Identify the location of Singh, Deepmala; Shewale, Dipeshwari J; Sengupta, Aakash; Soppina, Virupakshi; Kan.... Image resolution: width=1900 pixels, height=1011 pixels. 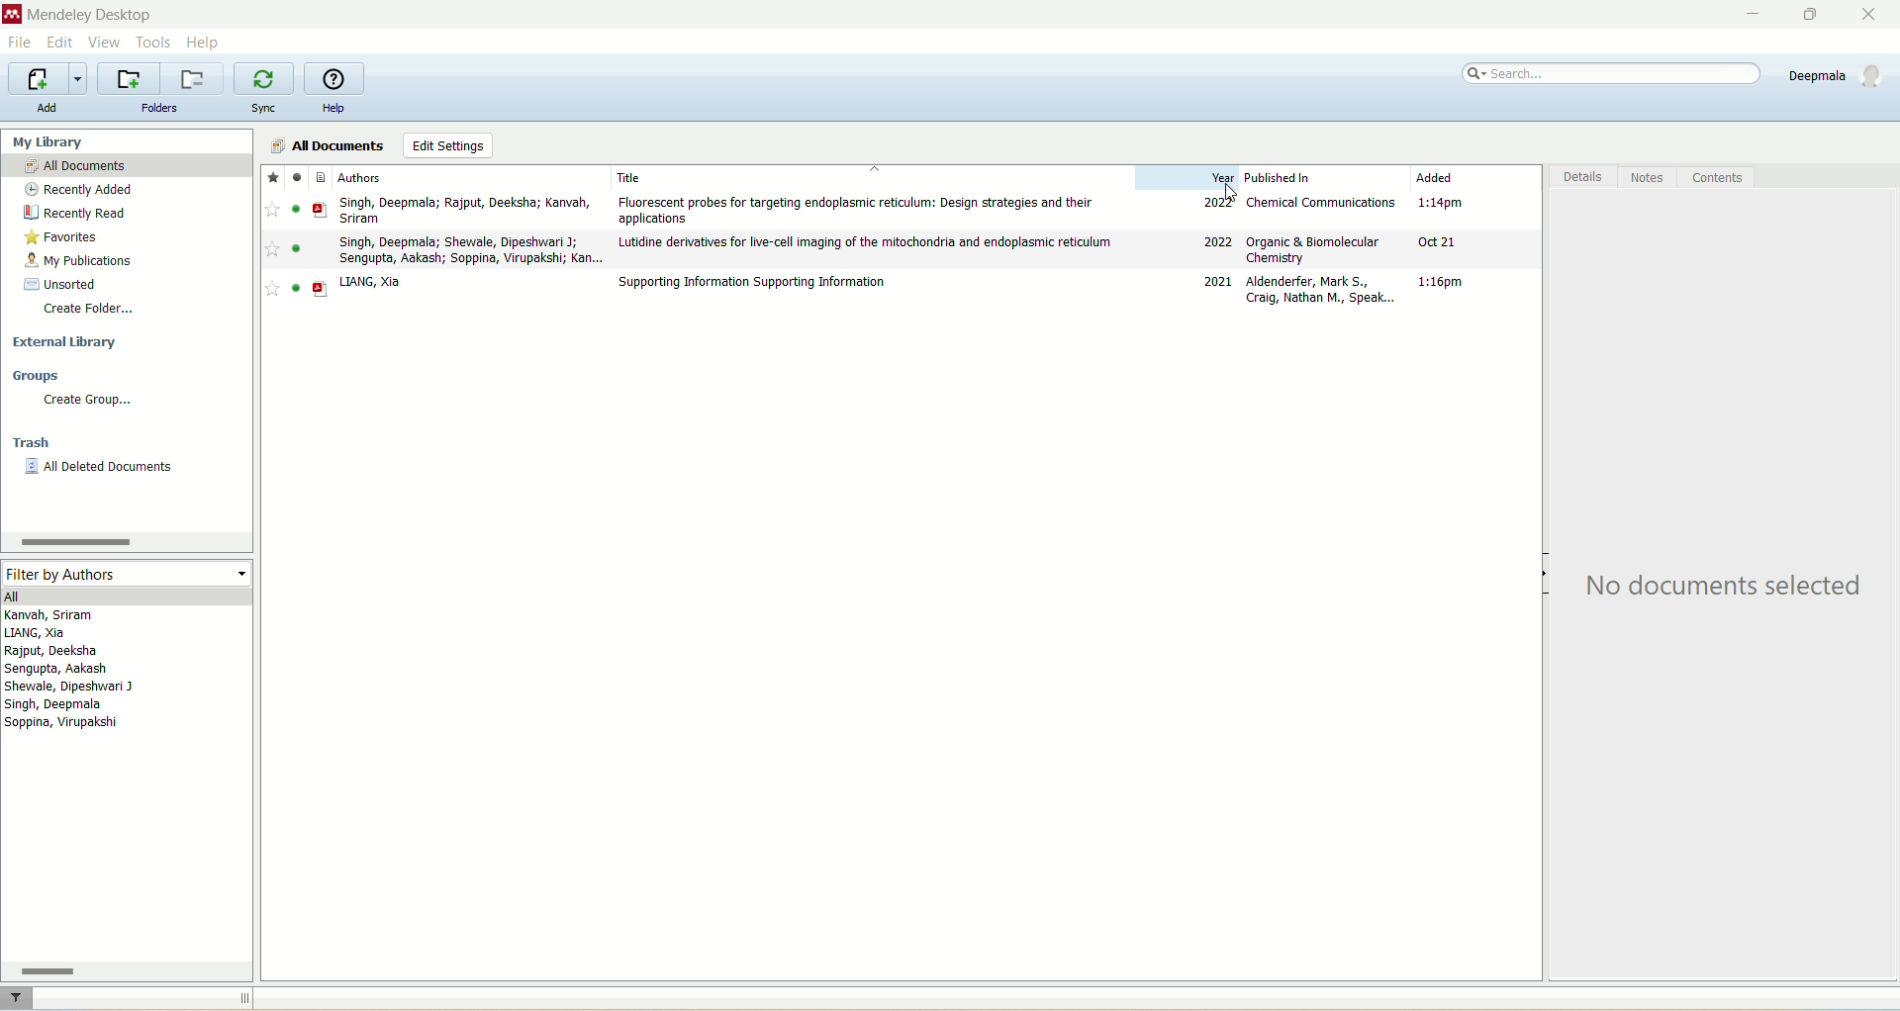
(471, 248).